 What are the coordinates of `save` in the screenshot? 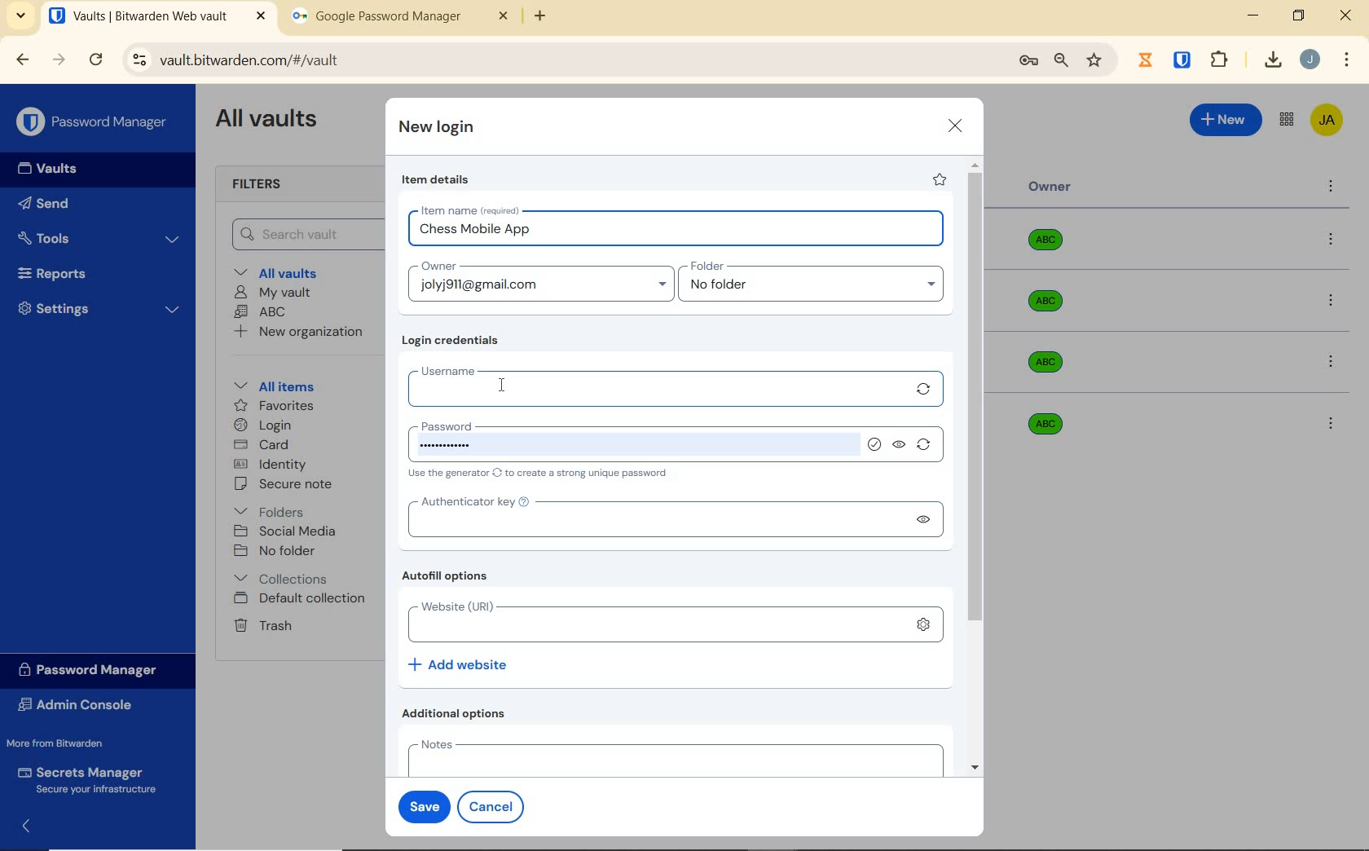 It's located at (420, 805).